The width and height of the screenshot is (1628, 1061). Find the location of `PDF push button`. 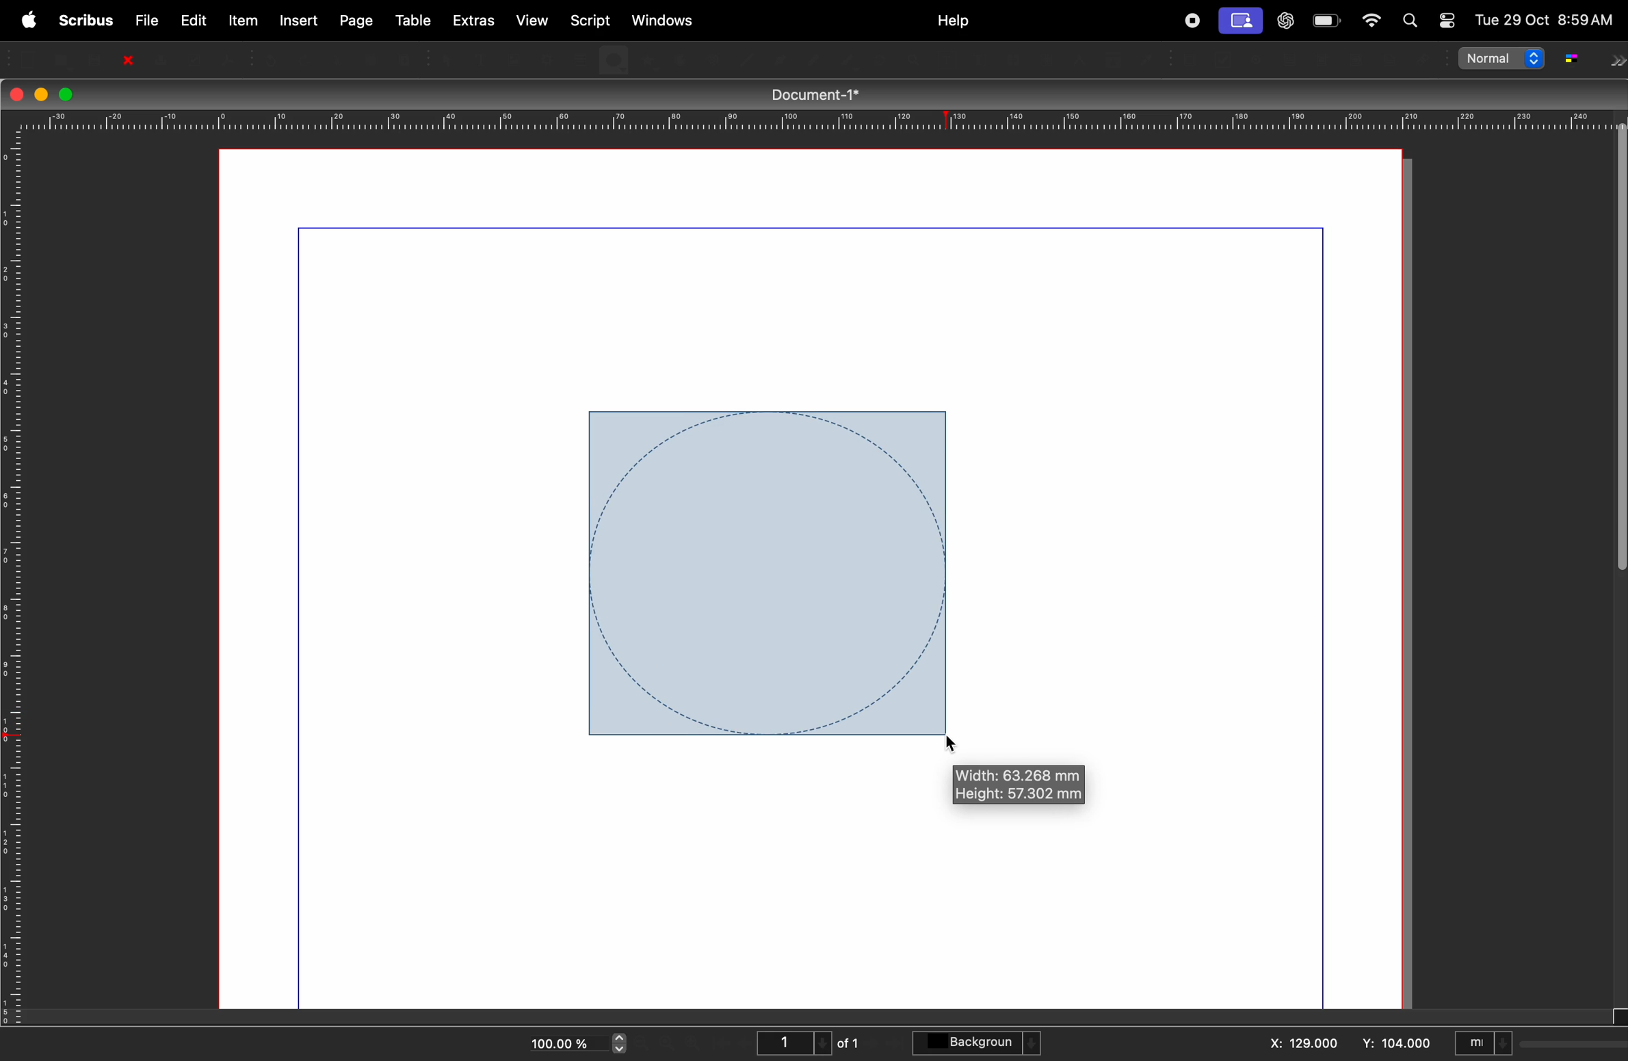

PDF push button is located at coordinates (1194, 60).